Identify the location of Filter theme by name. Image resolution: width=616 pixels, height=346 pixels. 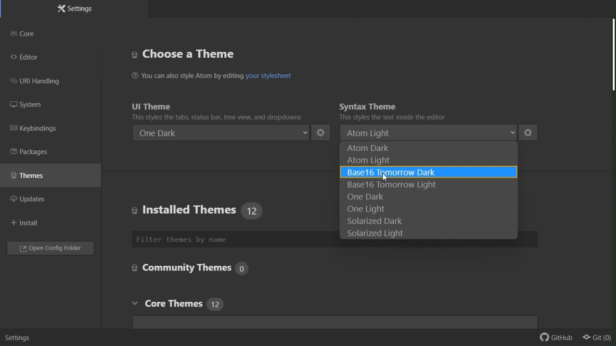
(232, 240).